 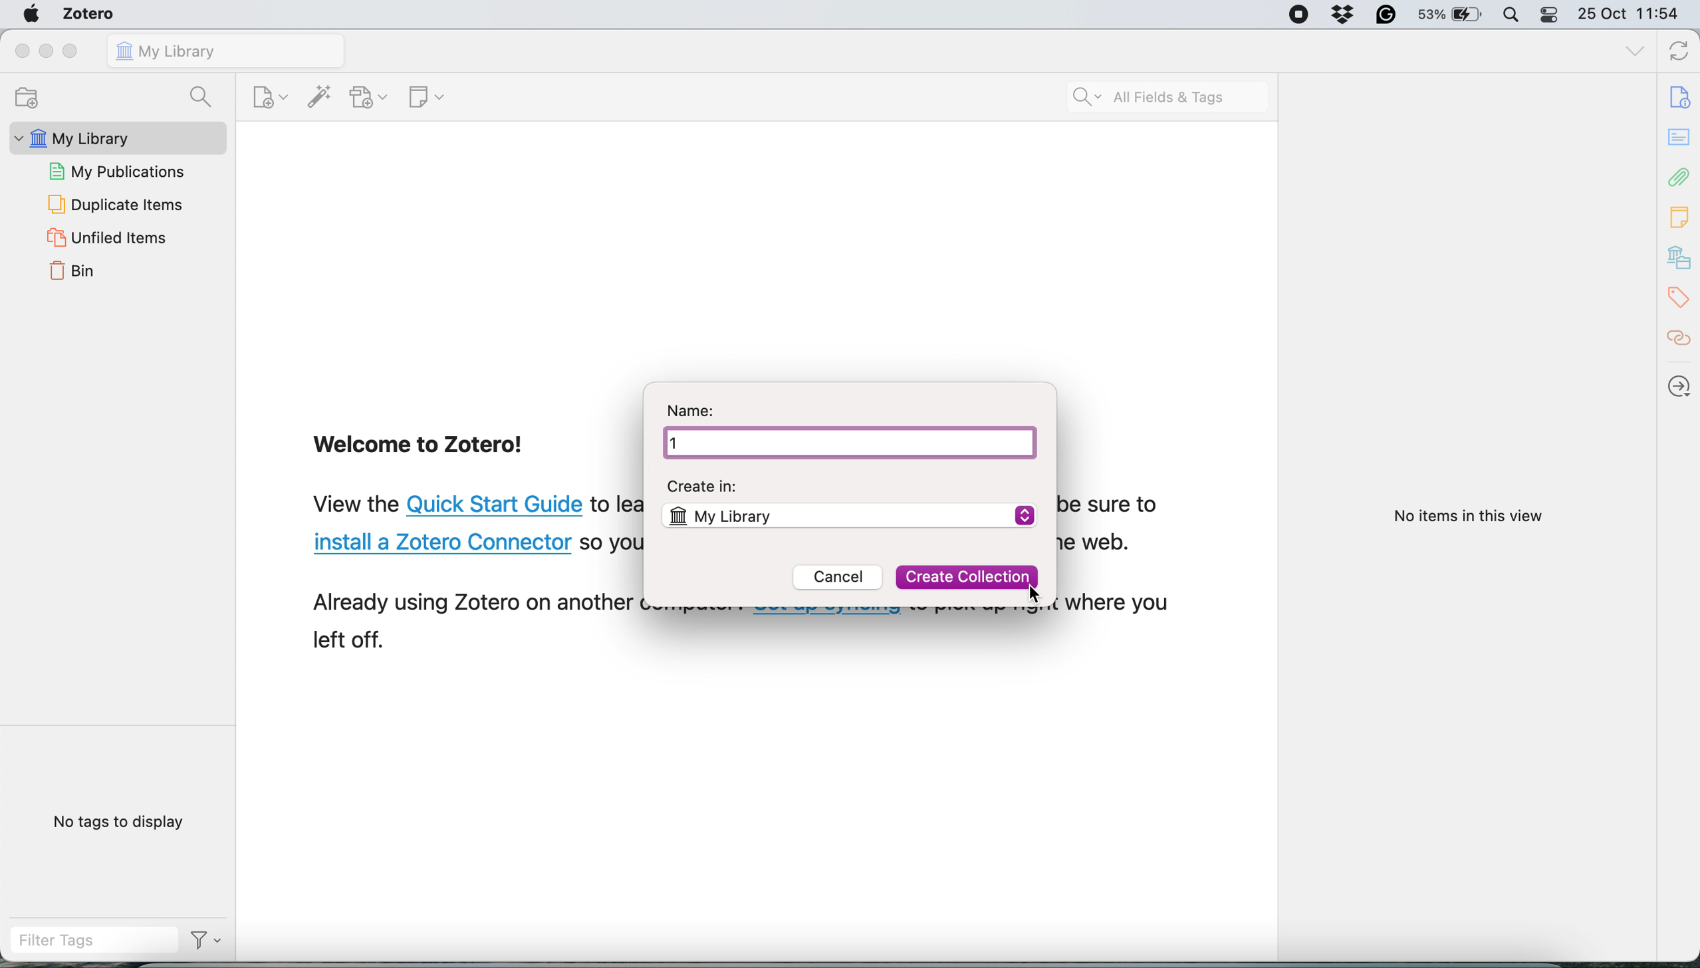 I want to click on Filter Options, so click(x=208, y=945).